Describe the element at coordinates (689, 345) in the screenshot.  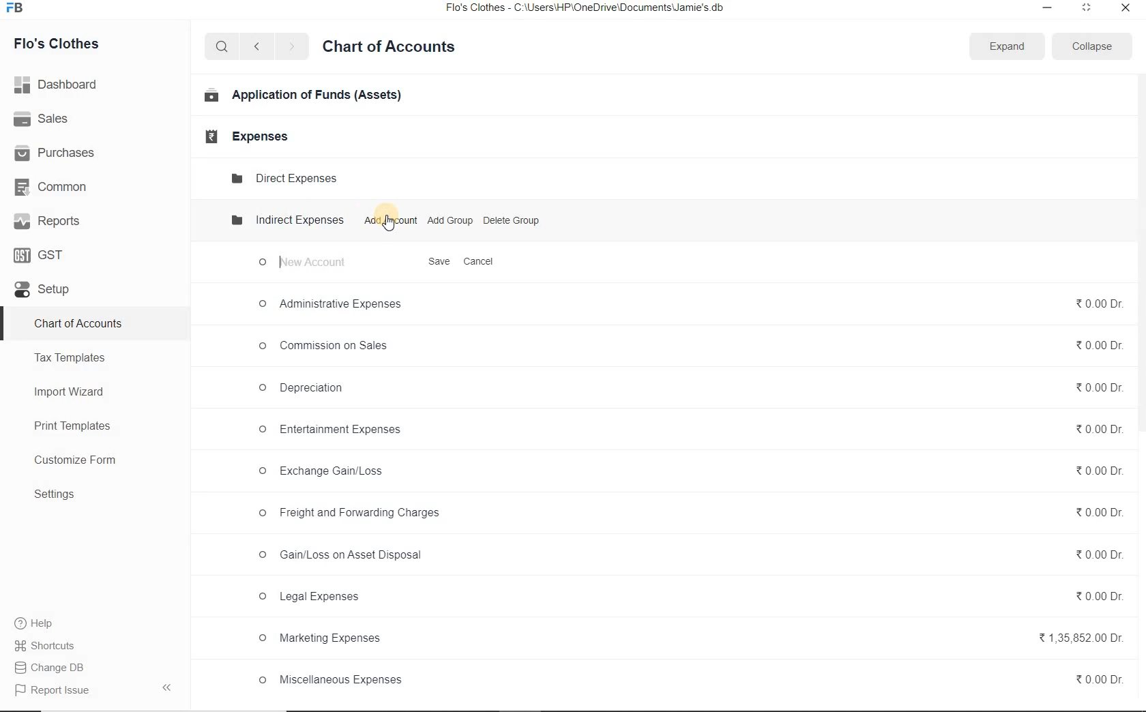
I see `oO Commission on Sales % 0.00 Dr.` at that location.